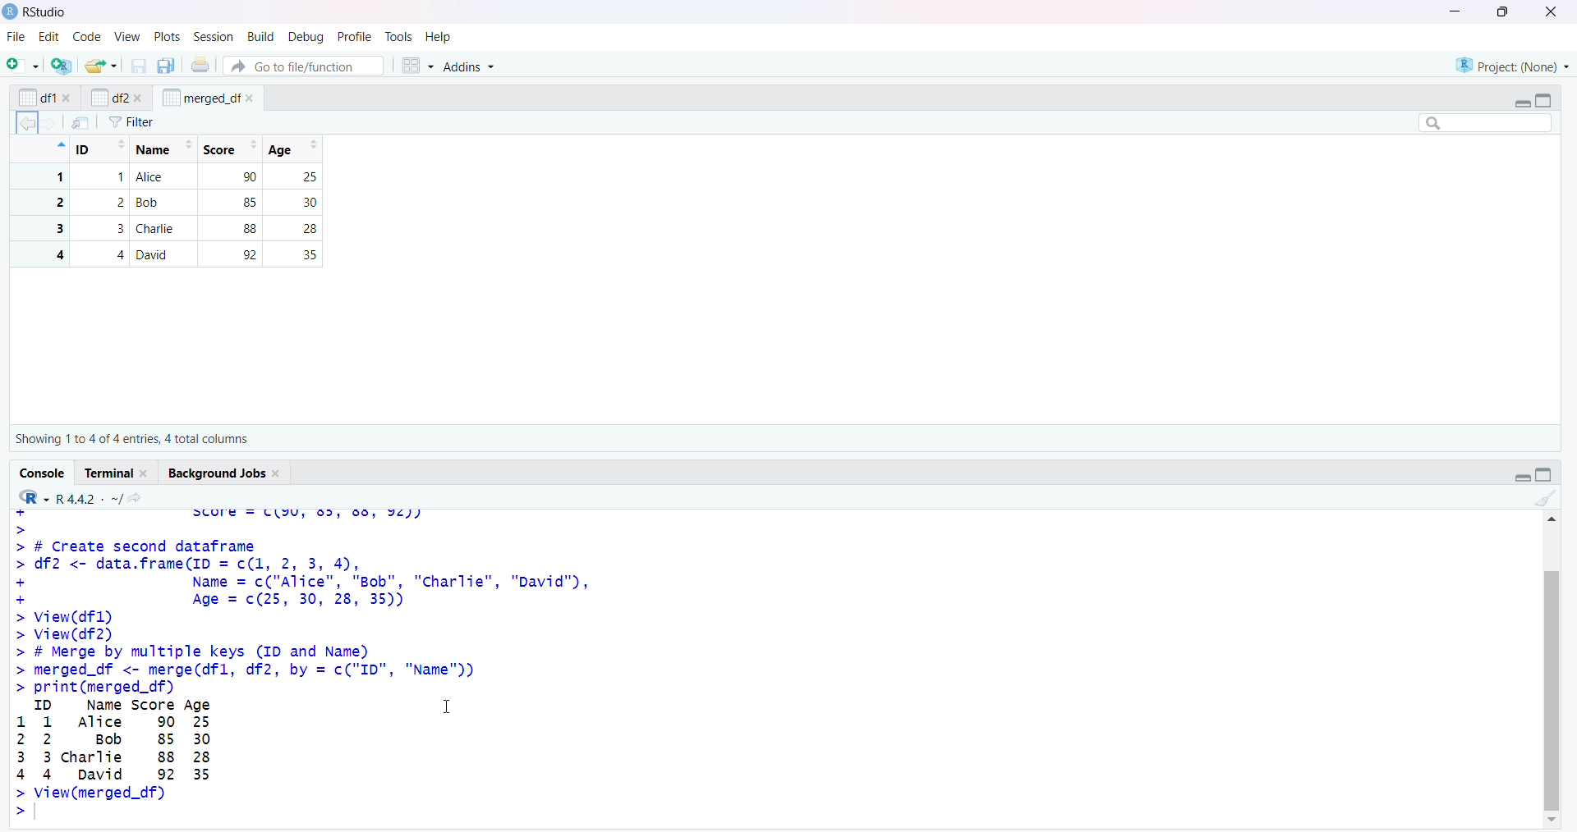 This screenshot has height=832, width=1577. Describe the element at coordinates (293, 149) in the screenshot. I see `Age` at that location.